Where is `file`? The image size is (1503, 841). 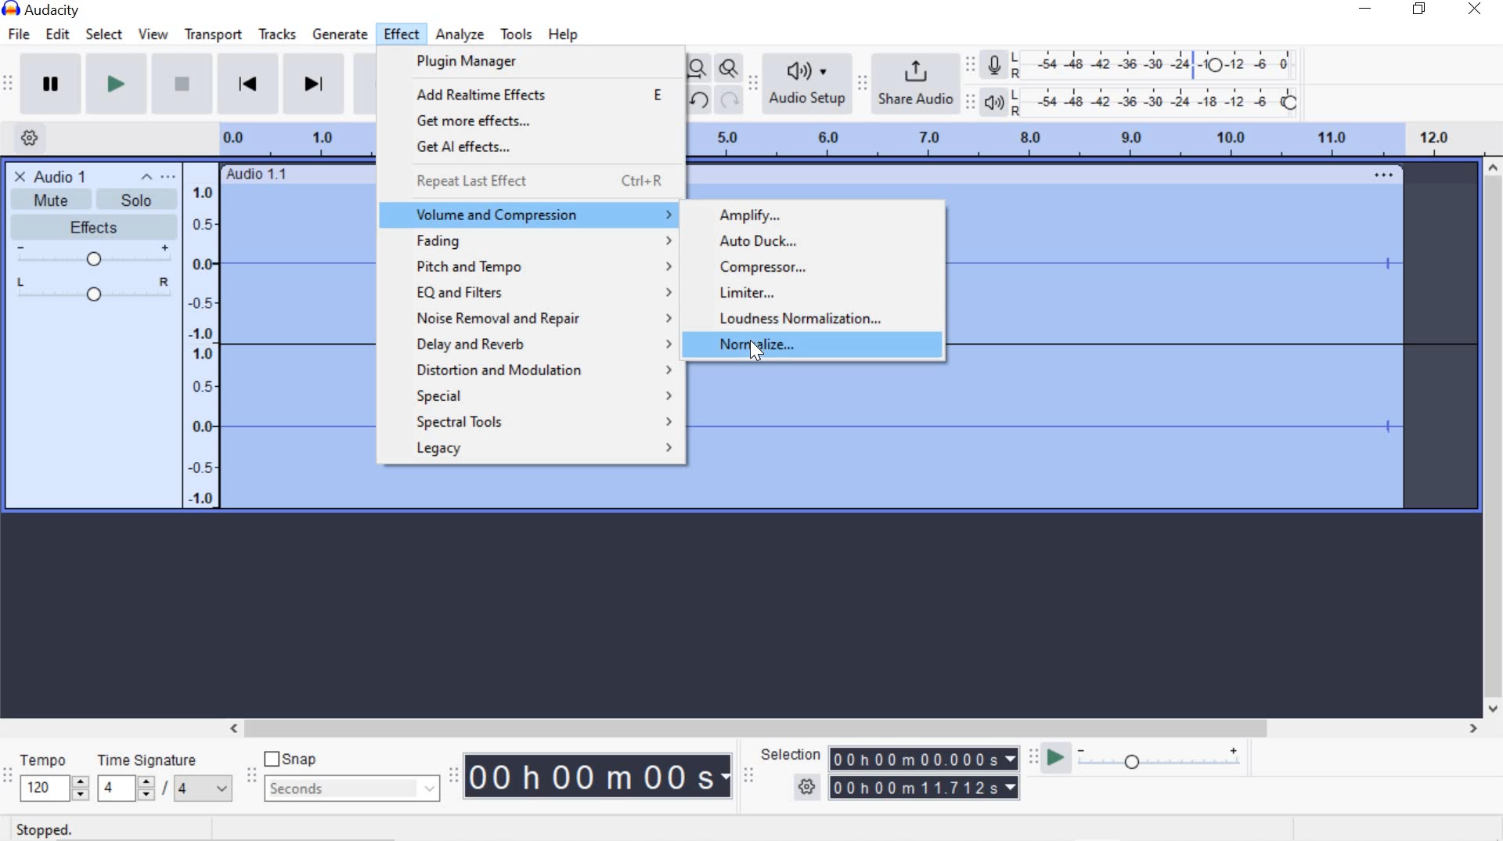 file is located at coordinates (22, 34).